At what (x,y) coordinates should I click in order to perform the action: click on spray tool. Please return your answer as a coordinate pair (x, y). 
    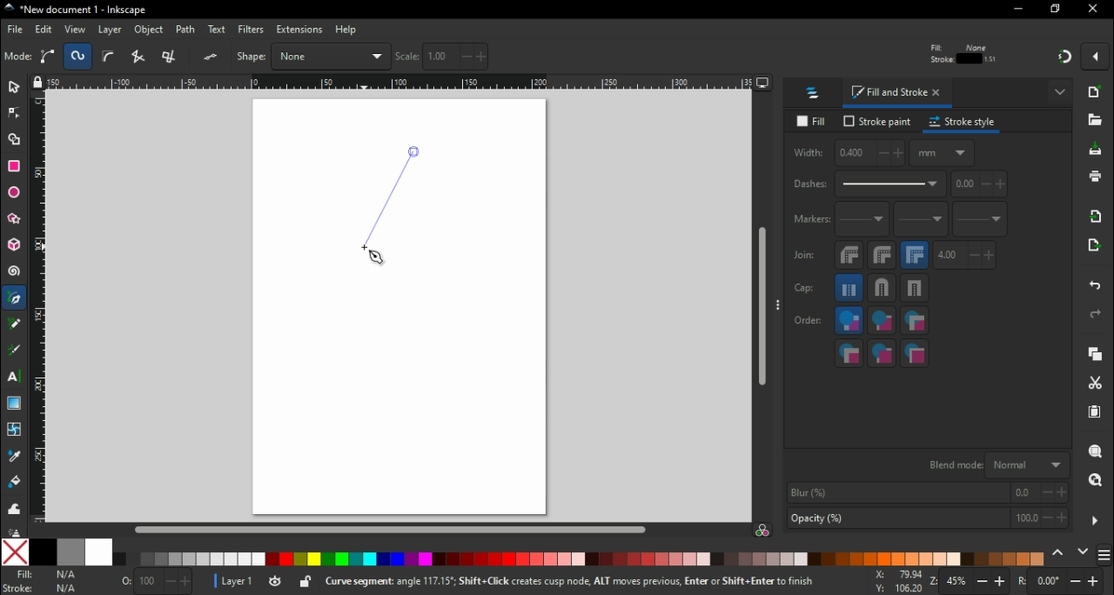
    Looking at the image, I should click on (12, 531).